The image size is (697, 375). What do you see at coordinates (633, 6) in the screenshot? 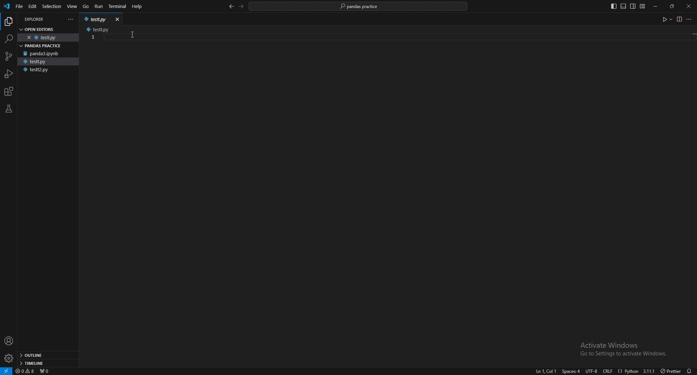
I see `toggle secondary side bar` at bounding box center [633, 6].